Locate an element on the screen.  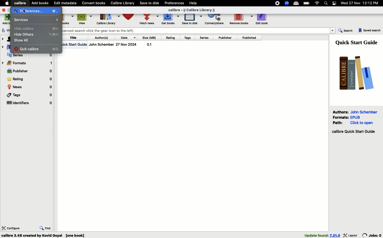
Fetch news is located at coordinates (149, 20).